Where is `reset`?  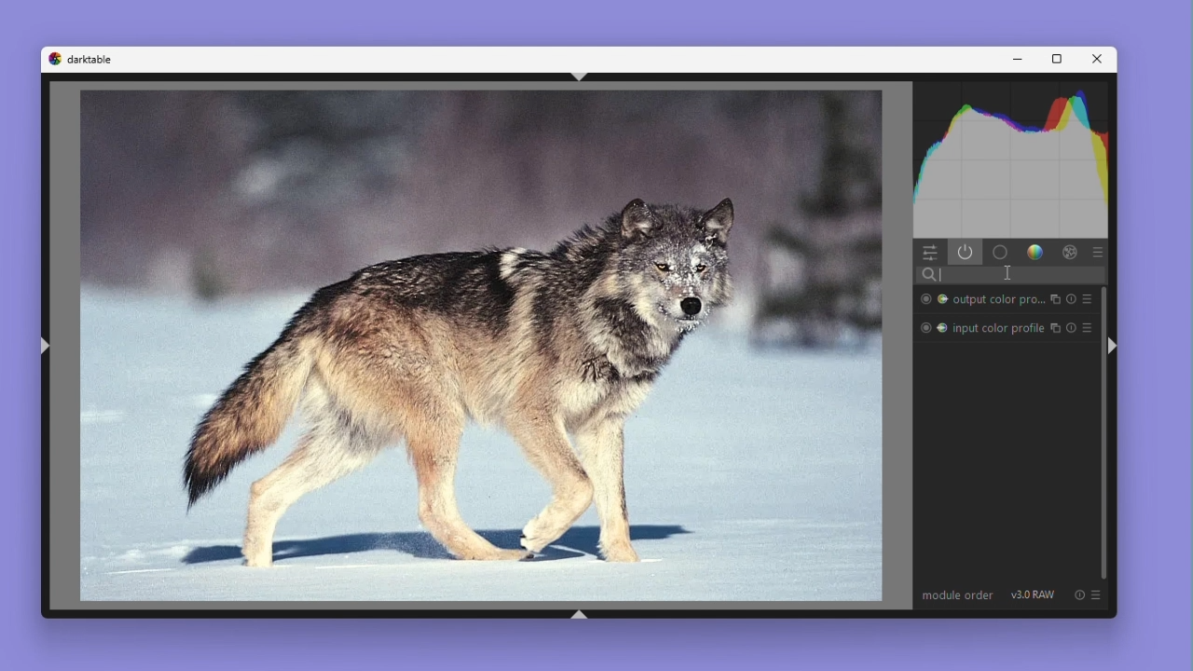 reset is located at coordinates (1070, 299).